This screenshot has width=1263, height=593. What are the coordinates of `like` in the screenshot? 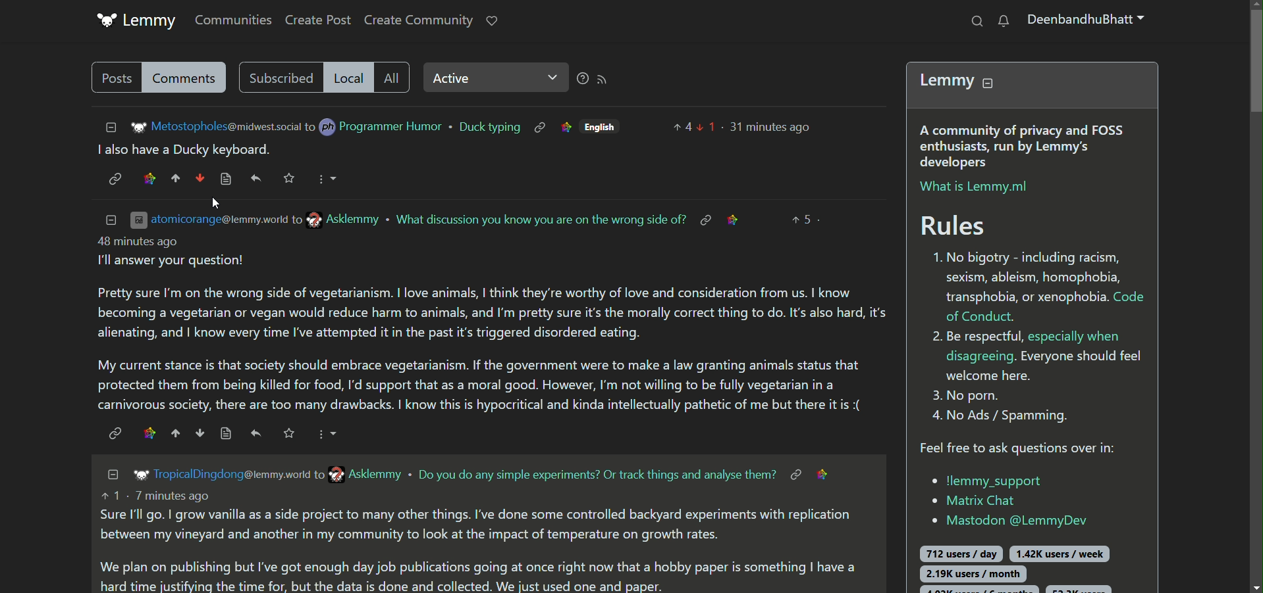 It's located at (492, 20).